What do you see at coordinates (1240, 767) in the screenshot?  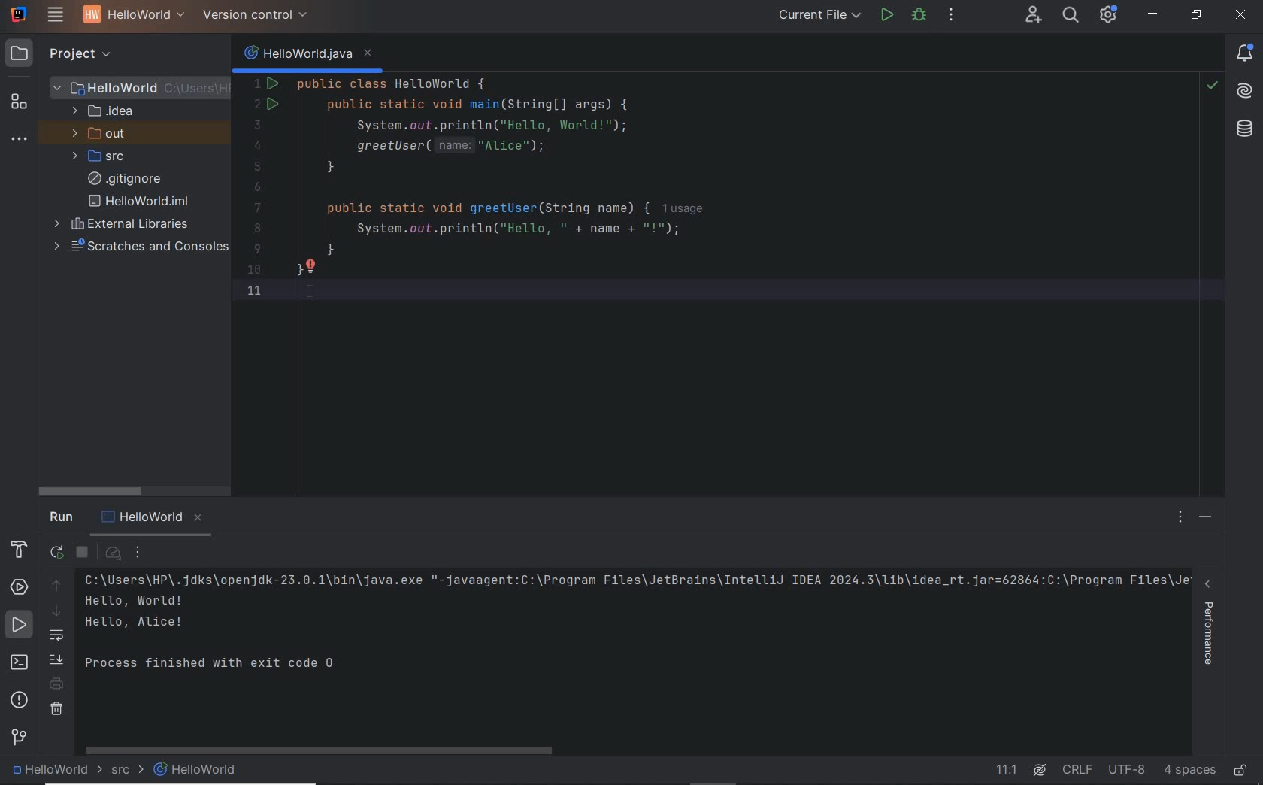 I see `unlock(edit or ready only mode)` at bounding box center [1240, 767].